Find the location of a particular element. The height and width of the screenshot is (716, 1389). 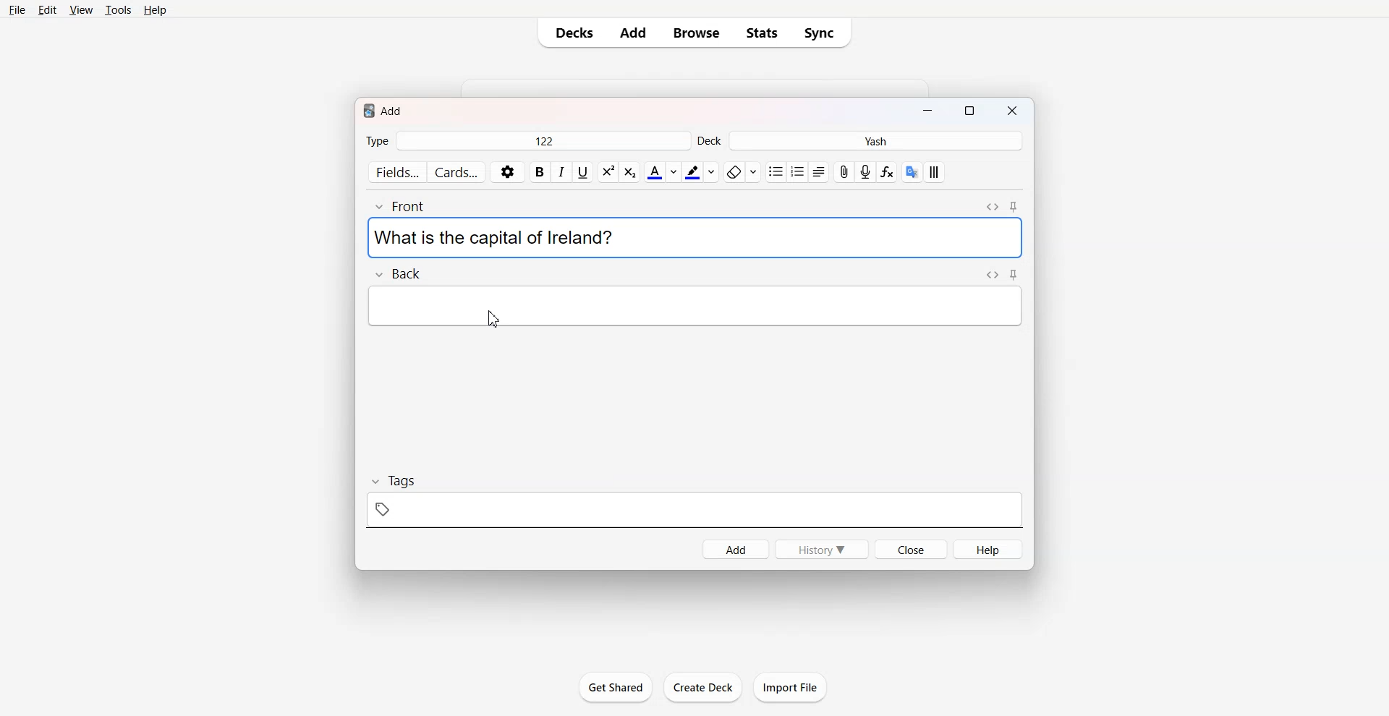

Type is located at coordinates (527, 142).